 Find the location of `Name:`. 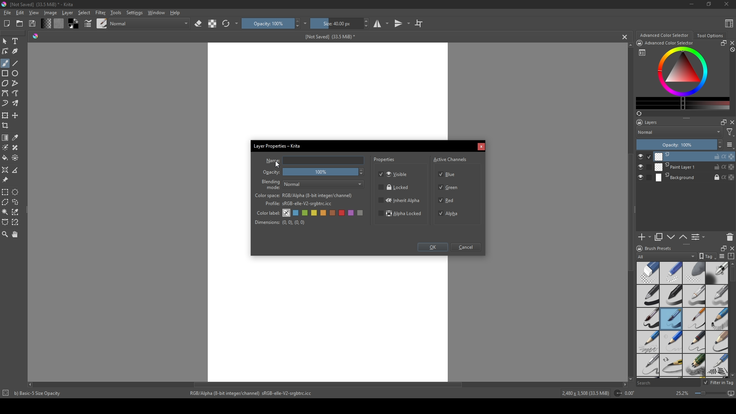

Name: is located at coordinates (272, 161).